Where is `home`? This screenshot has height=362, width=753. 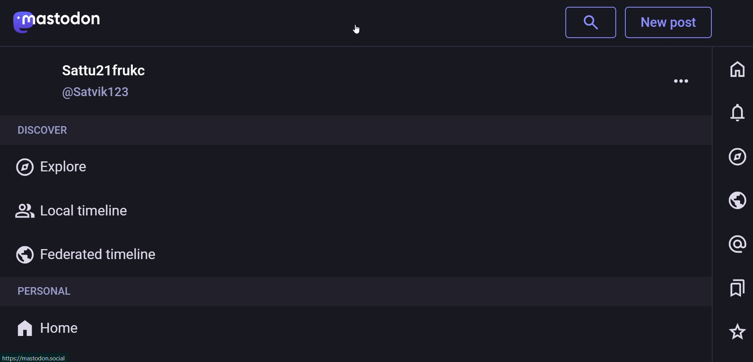
home is located at coordinates (736, 68).